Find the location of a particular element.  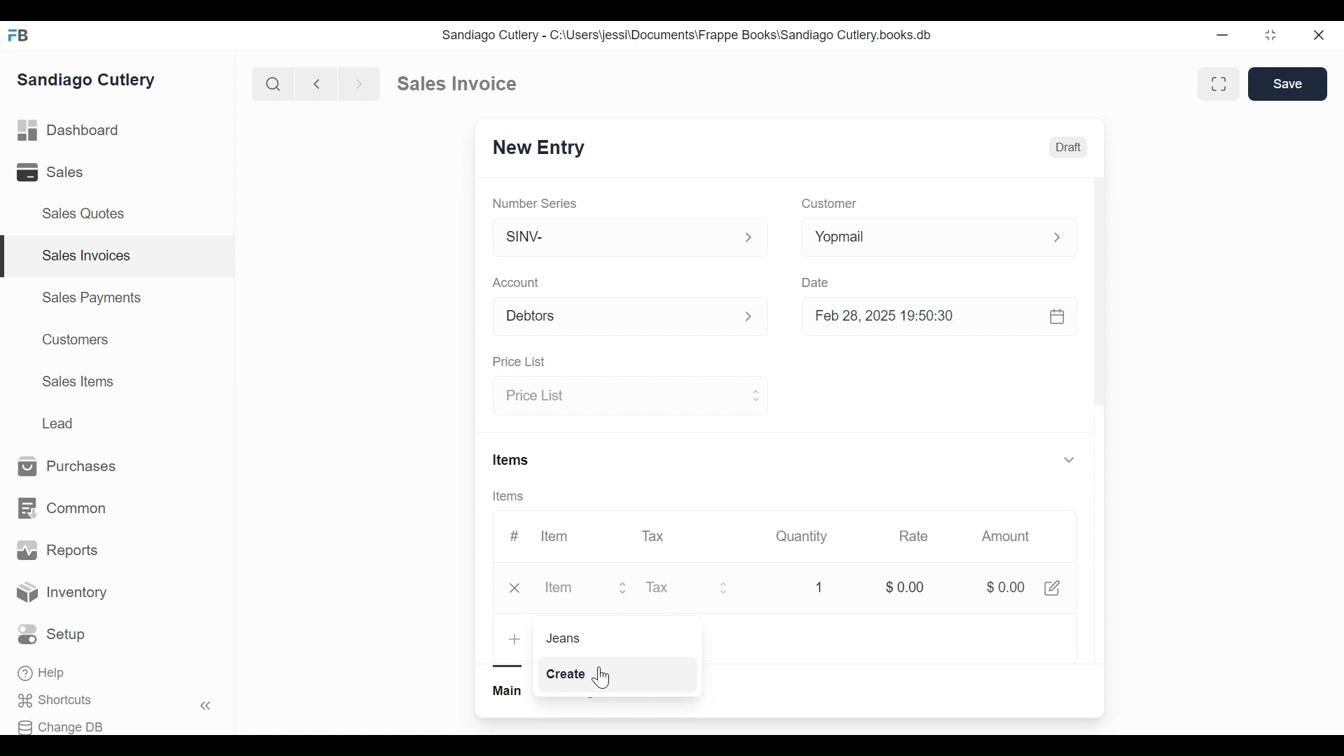

Sandiago Cutlery - C:\Users\jessi\Documents\Frappe Books\Sandiago Cutlery.books.db is located at coordinates (685, 34).